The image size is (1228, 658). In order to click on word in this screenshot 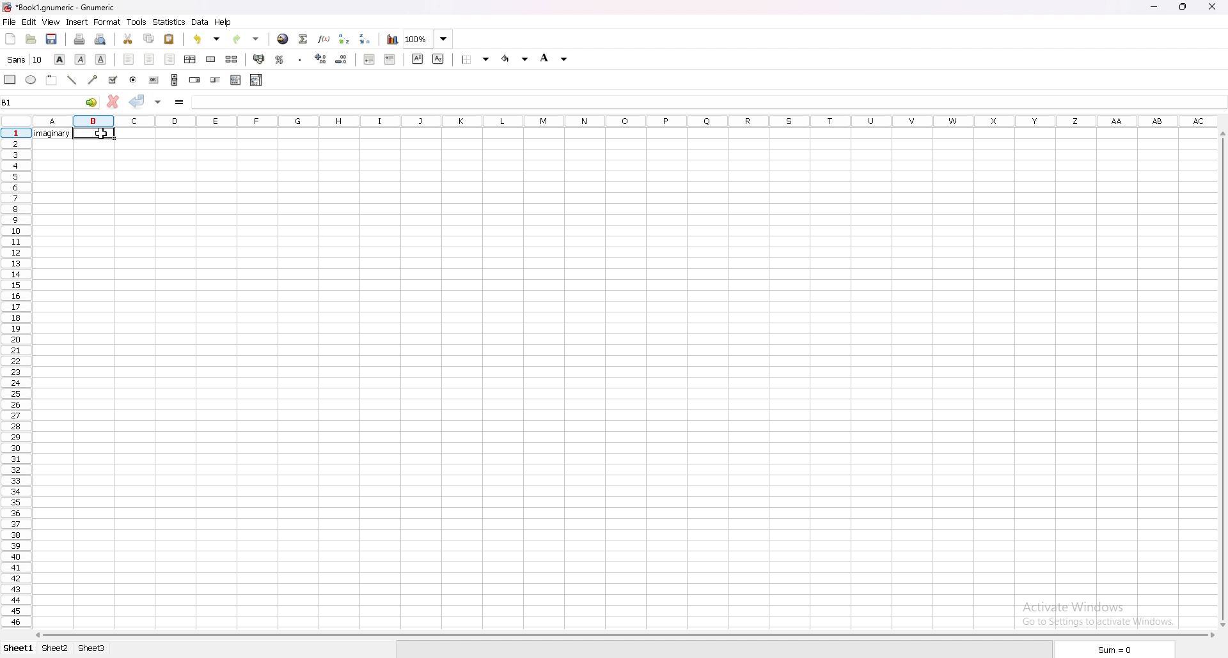, I will do `click(54, 134)`.